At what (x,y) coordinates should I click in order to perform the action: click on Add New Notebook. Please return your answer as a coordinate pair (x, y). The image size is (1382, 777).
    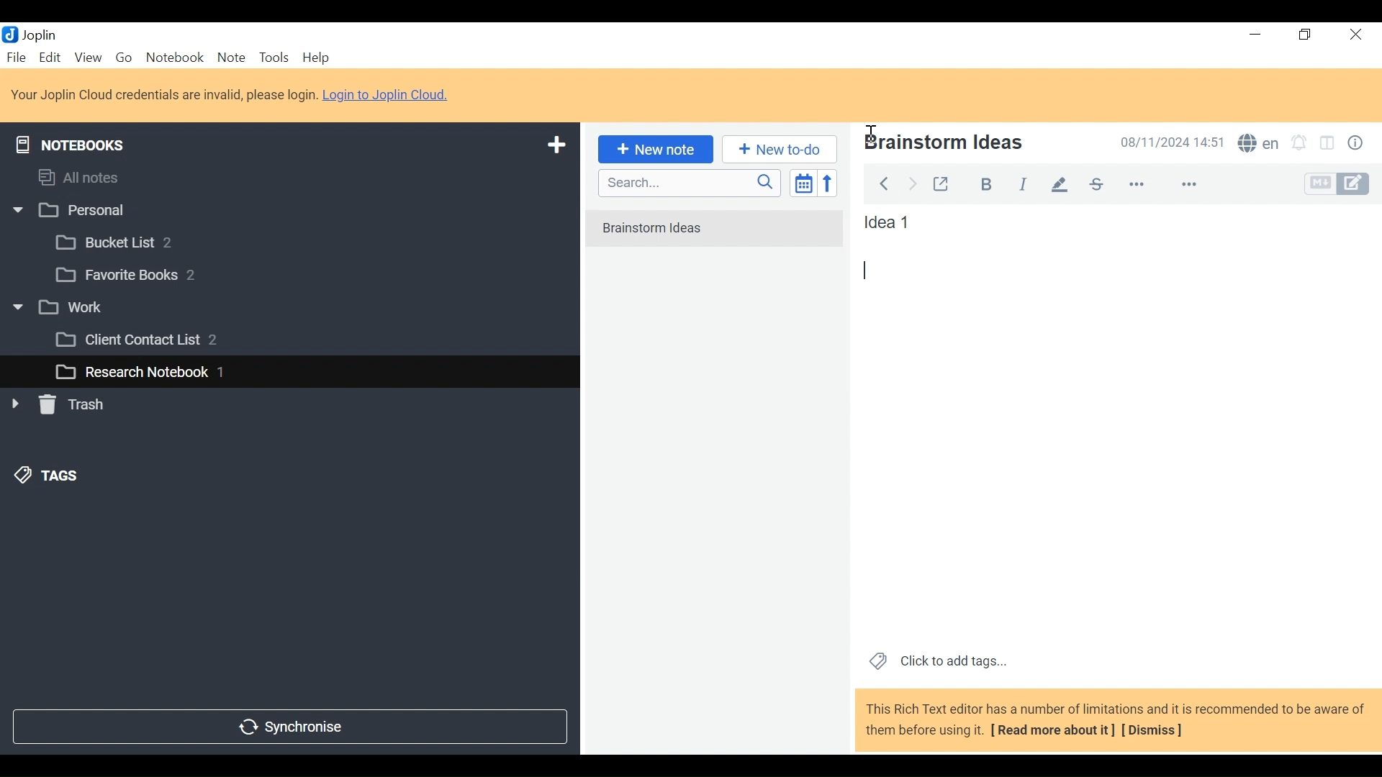
    Looking at the image, I should click on (555, 145).